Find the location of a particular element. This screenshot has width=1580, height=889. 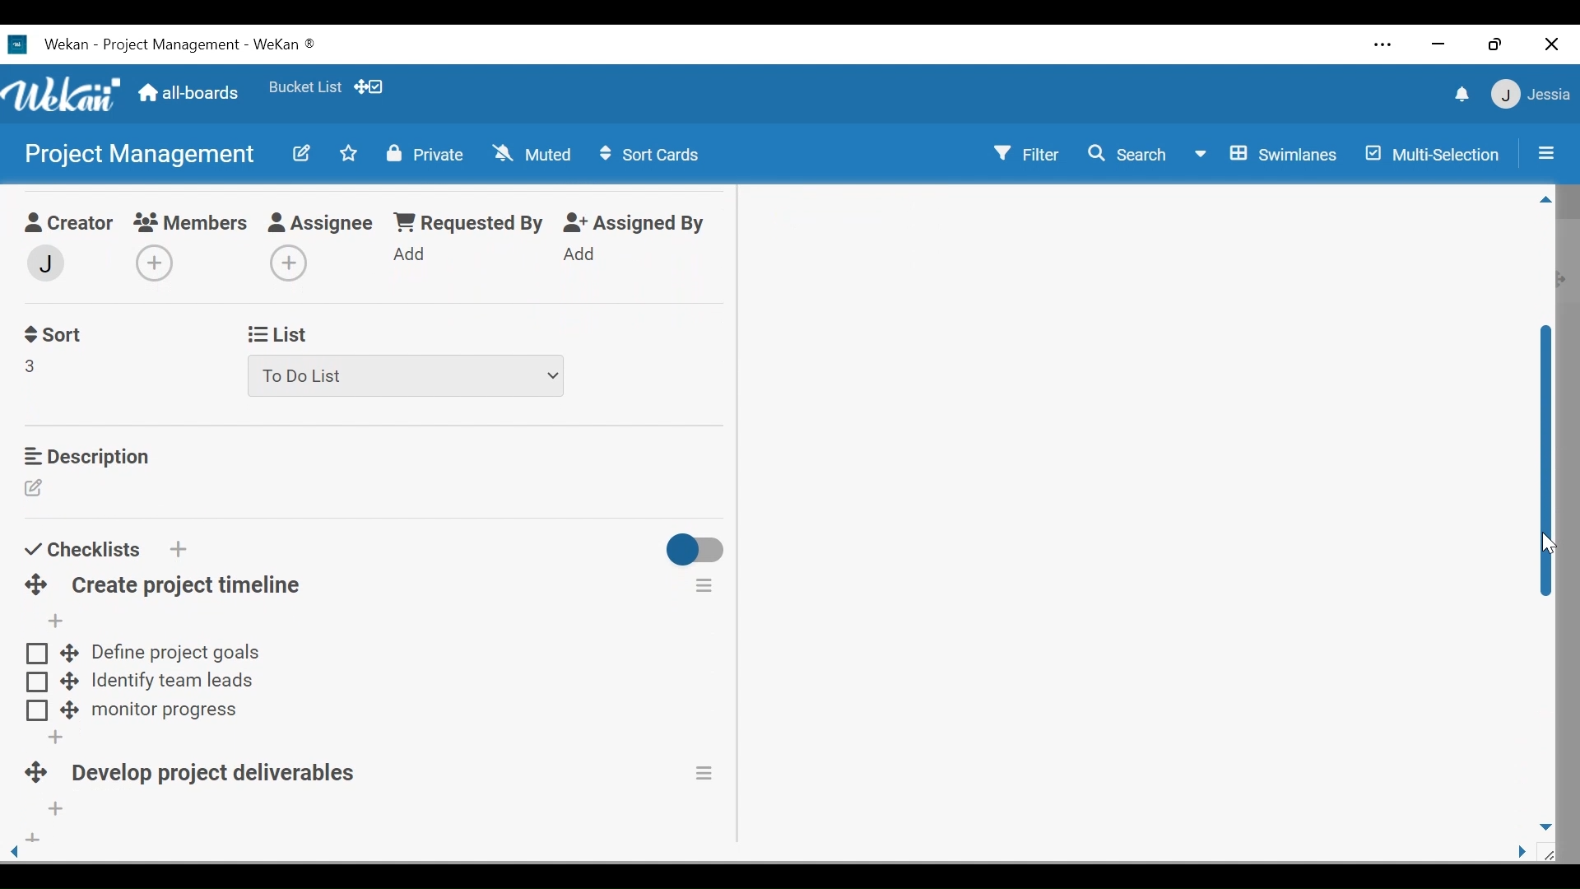

Muted is located at coordinates (531, 153).